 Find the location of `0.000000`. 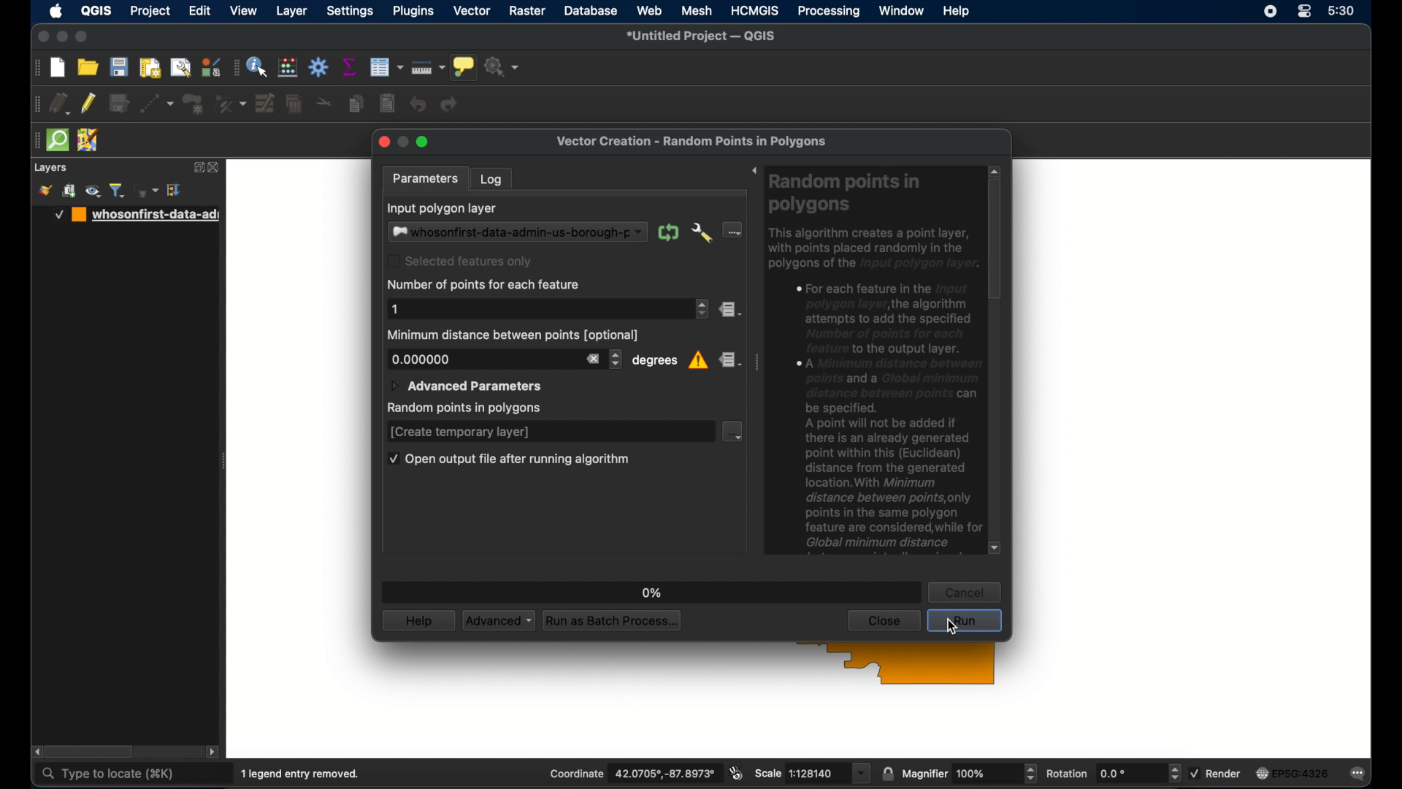

0.000000 is located at coordinates (421, 359).